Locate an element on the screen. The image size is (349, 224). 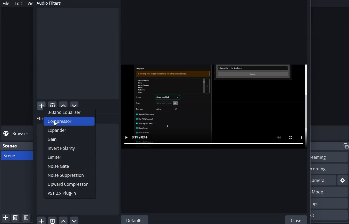
Move Filter Up is located at coordinates (63, 104).